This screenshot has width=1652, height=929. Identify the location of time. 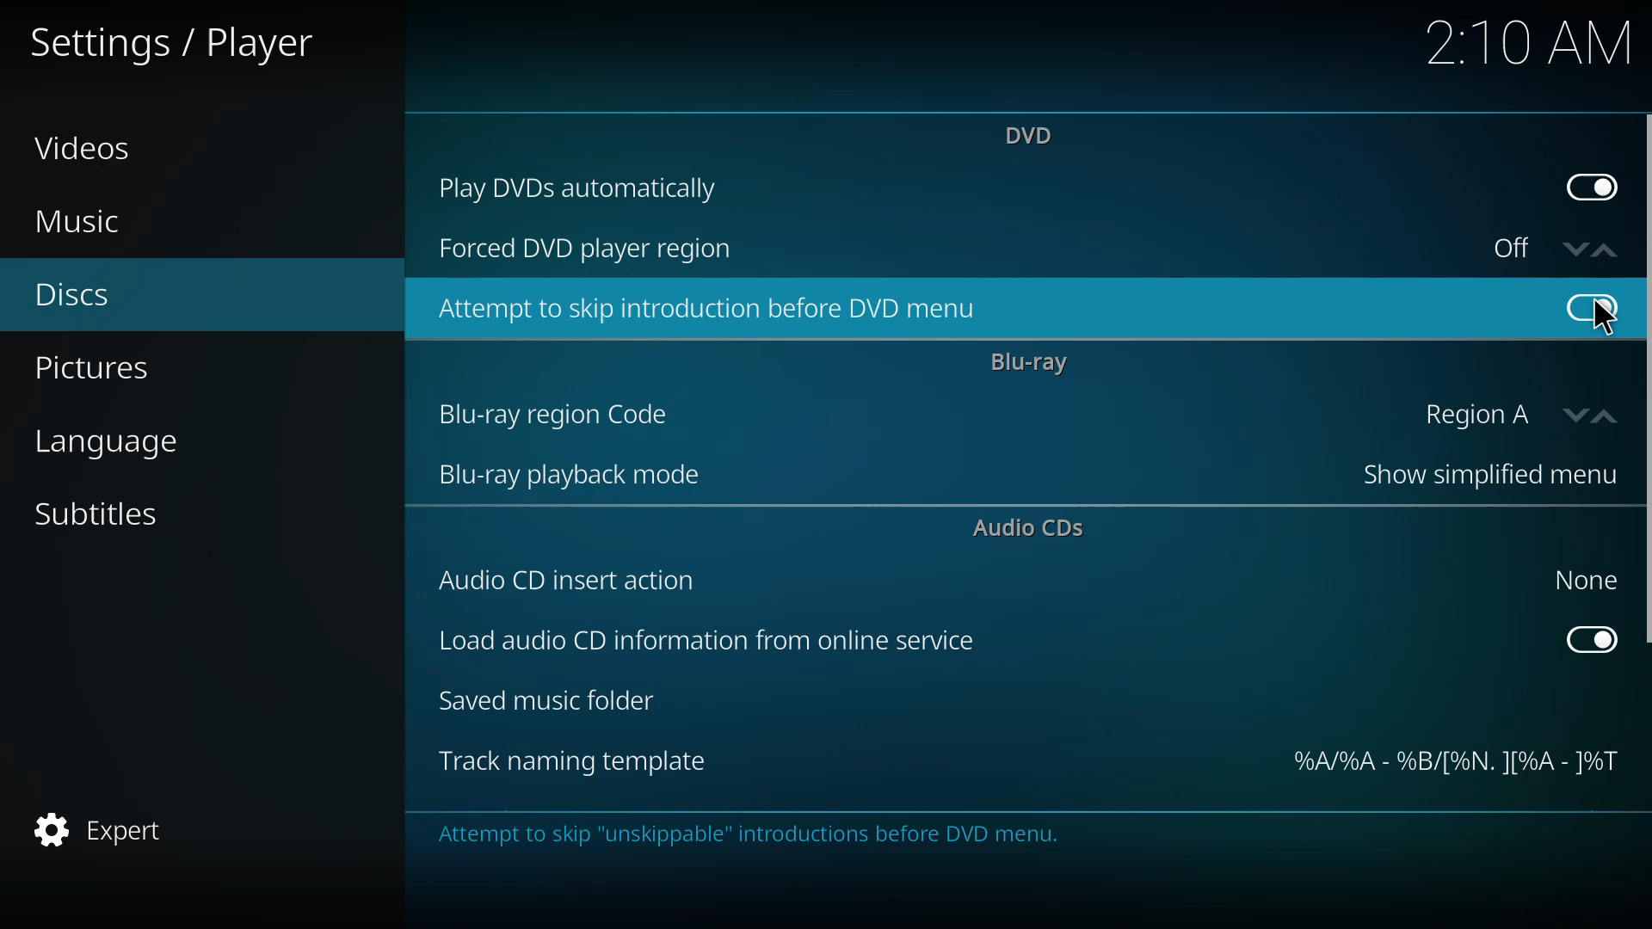
(1529, 43).